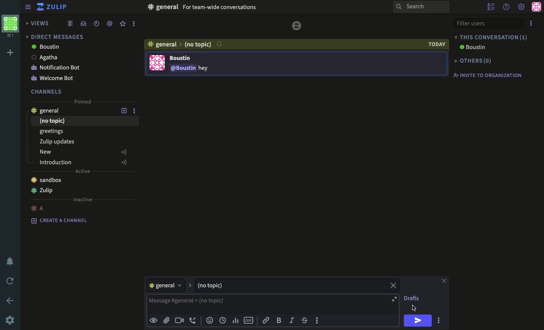 Image resolution: width=544 pixels, height=330 pixels. I want to click on options, so click(439, 321).